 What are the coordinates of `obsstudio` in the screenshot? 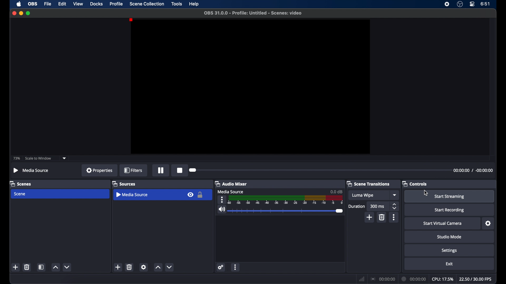 It's located at (460, 4).